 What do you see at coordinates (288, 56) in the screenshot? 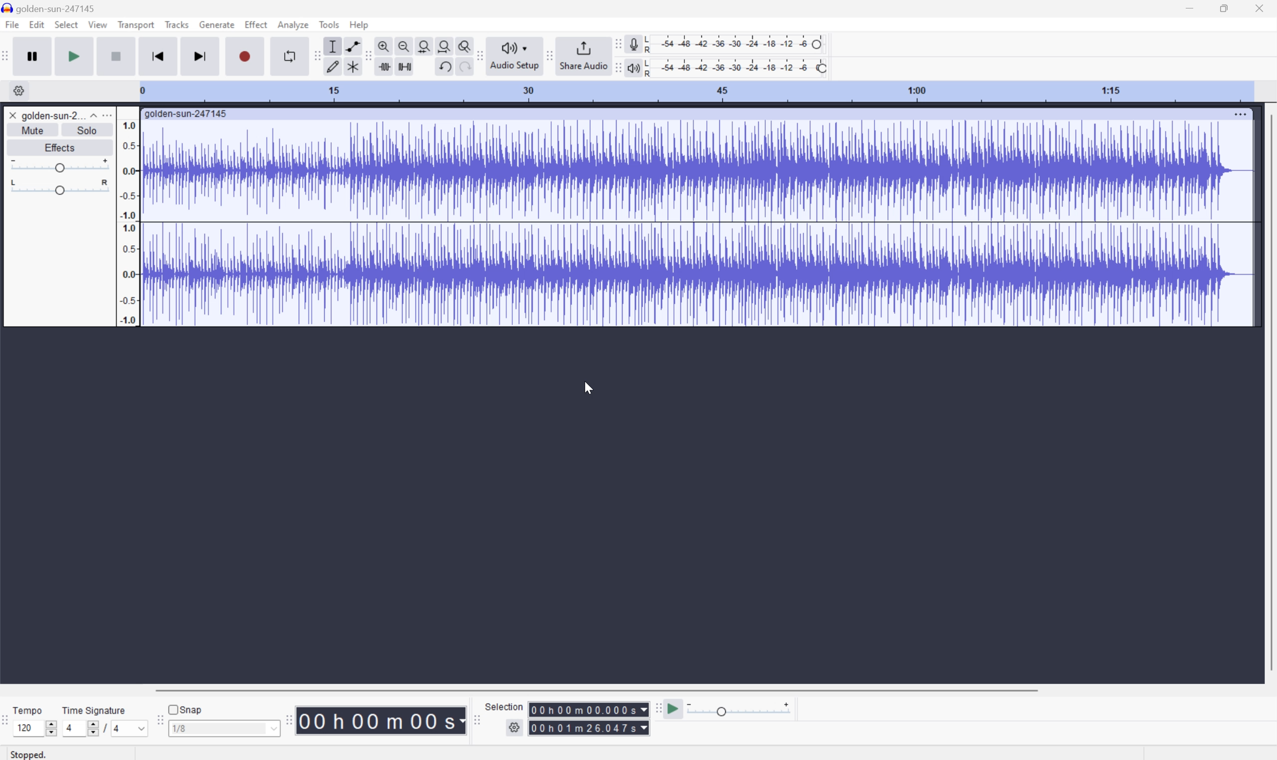
I see `Enable looping` at bounding box center [288, 56].